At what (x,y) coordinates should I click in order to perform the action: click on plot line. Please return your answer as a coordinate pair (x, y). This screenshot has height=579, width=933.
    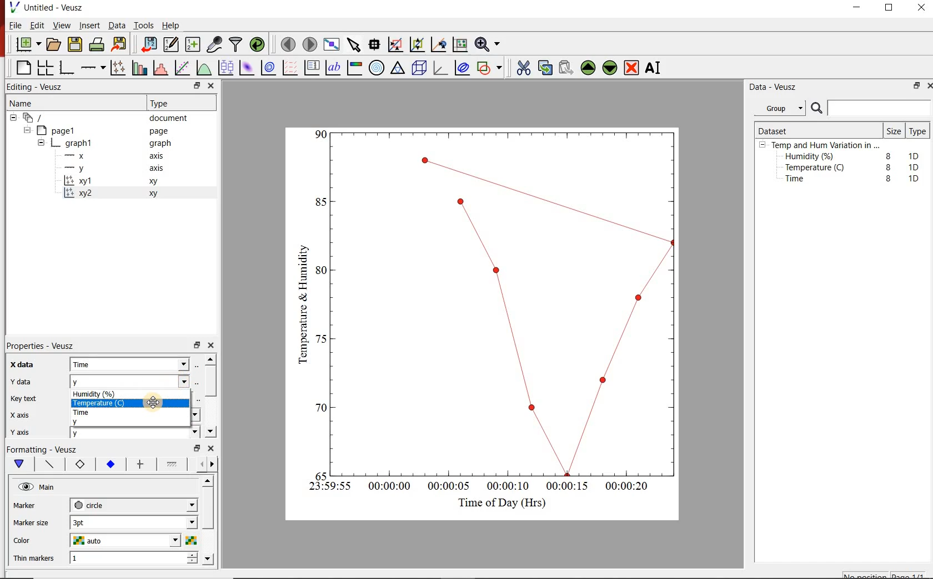
    Looking at the image, I should click on (50, 465).